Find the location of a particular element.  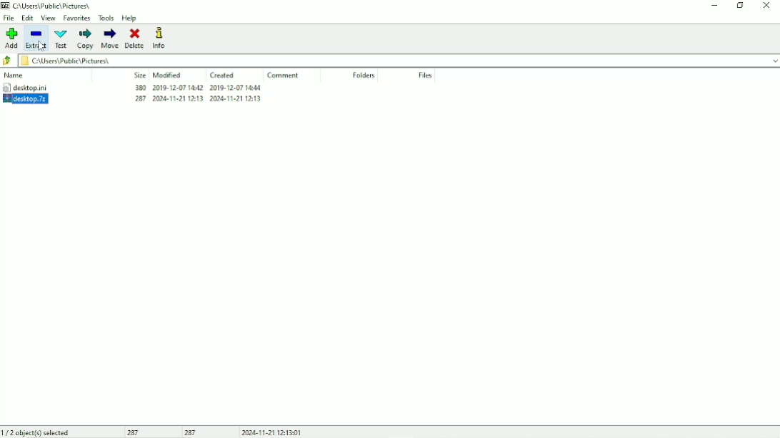

c/Users\Publc\ Pictures is located at coordinates (56, 6).